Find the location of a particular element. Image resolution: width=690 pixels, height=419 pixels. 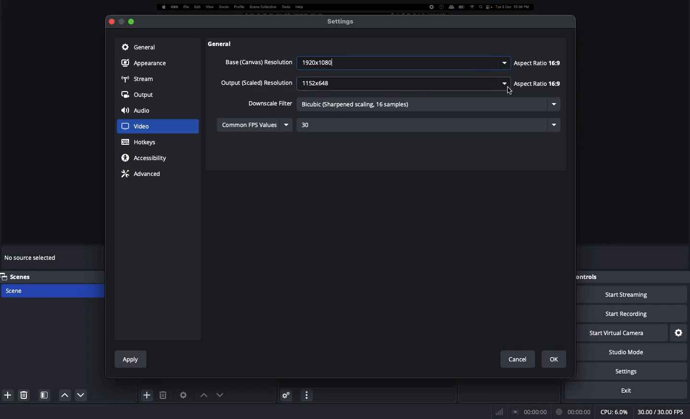

CPU is located at coordinates (614, 412).